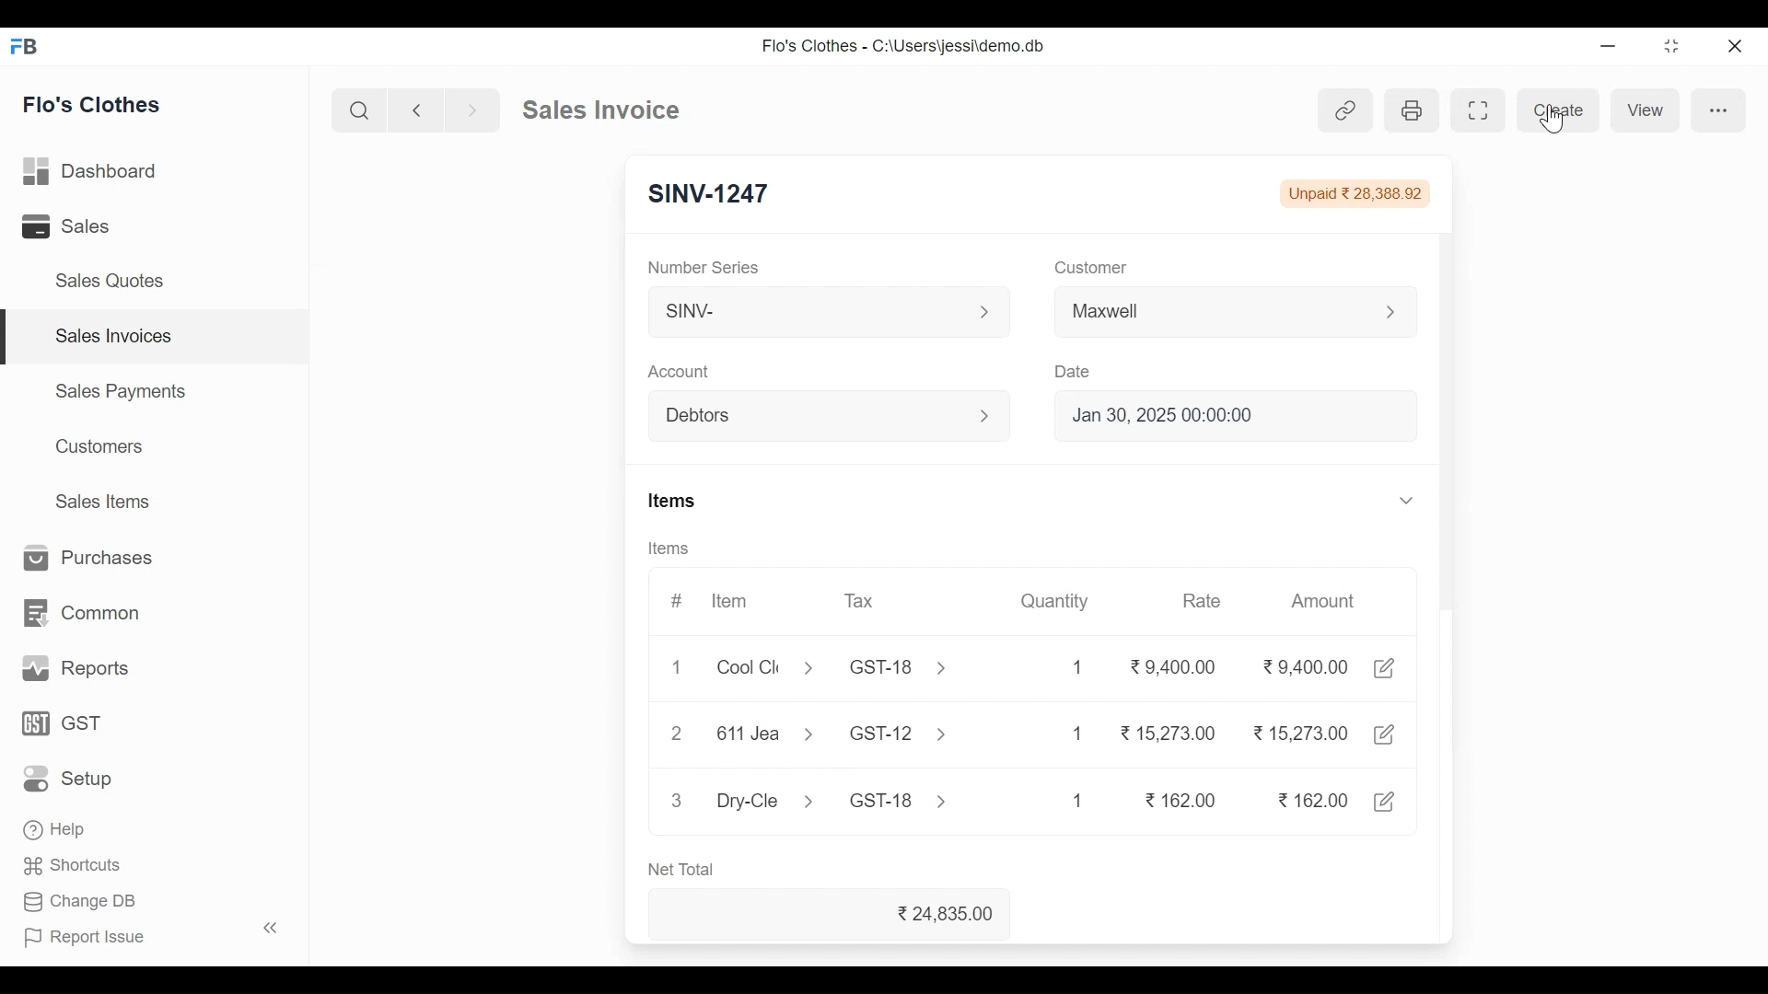 This screenshot has height=994, width=1768. Describe the element at coordinates (1483, 110) in the screenshot. I see `Toggle between form and full width` at that location.